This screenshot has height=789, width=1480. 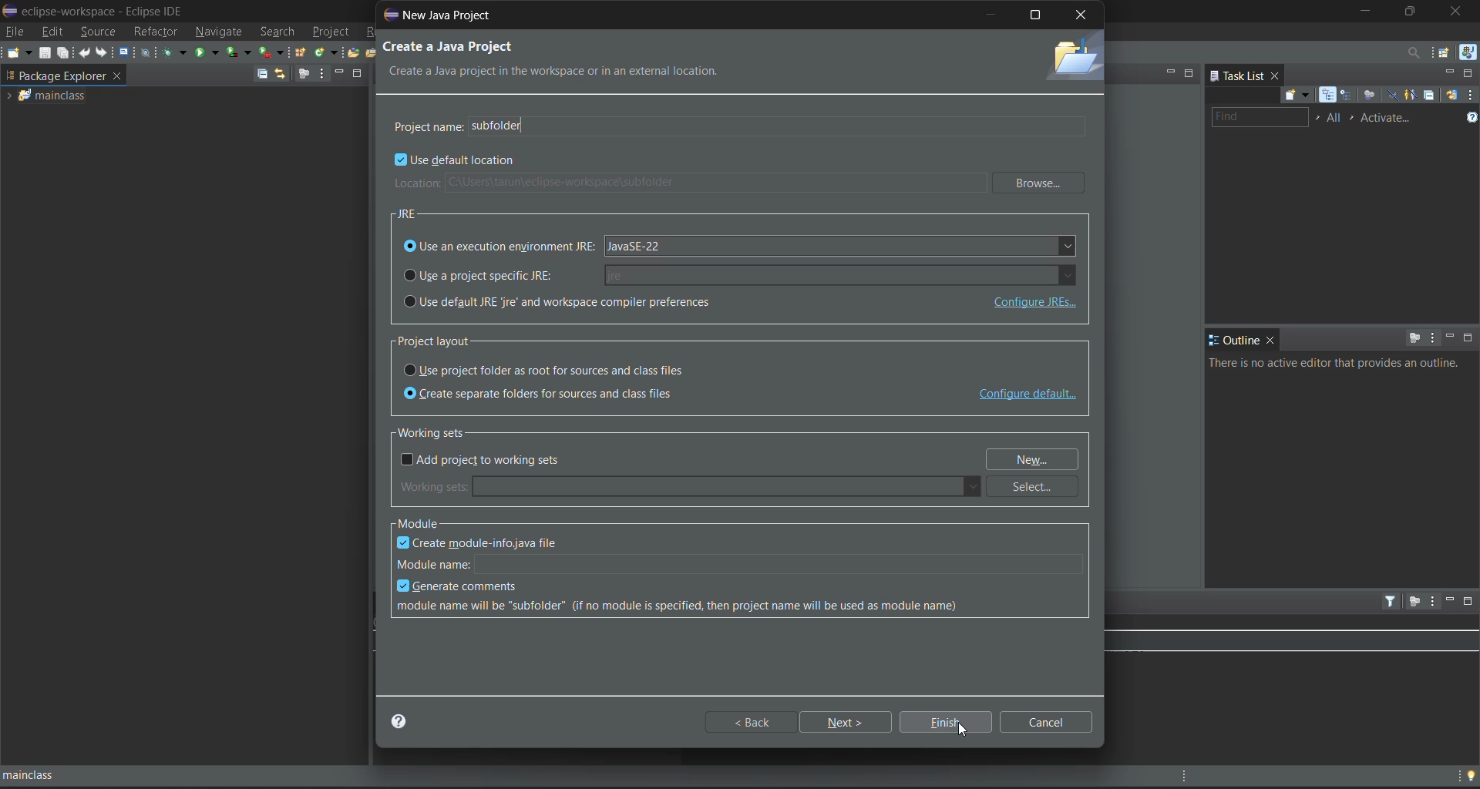 I want to click on configure JREs, so click(x=1032, y=303).